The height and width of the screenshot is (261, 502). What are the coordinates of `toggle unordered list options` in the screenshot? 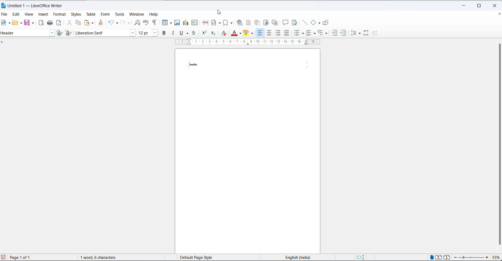 It's located at (303, 34).